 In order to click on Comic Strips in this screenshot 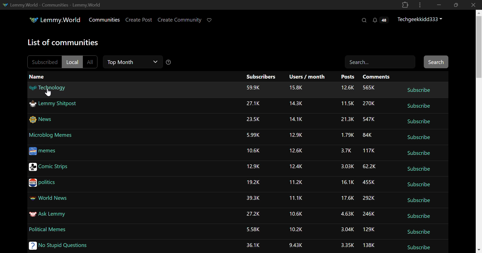, I will do `click(48, 167)`.